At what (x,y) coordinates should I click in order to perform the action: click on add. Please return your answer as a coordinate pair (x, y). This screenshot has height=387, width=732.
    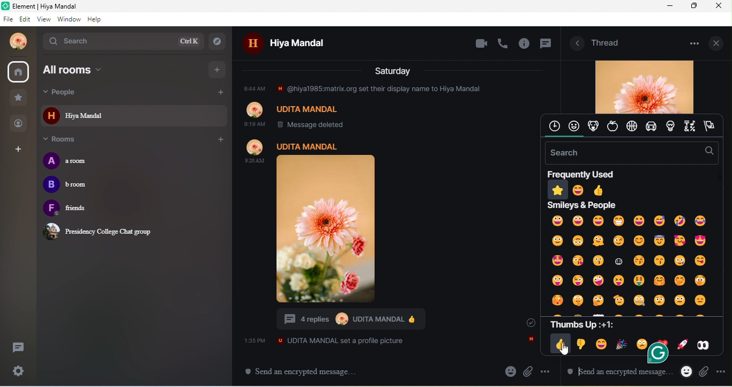
    Looking at the image, I should click on (220, 140).